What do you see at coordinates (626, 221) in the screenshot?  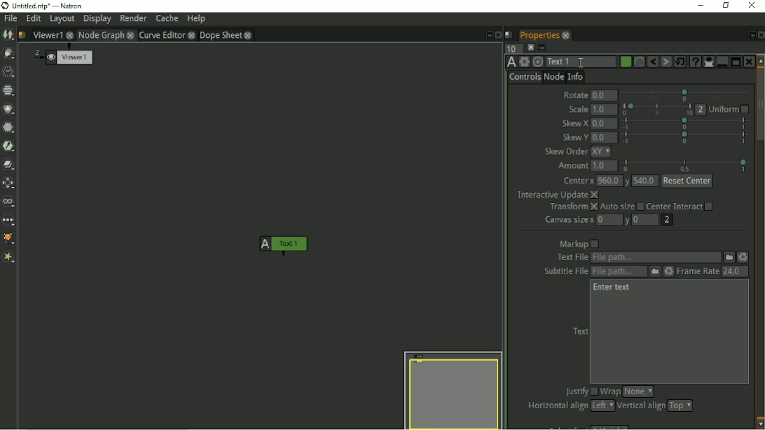 I see `y` at bounding box center [626, 221].